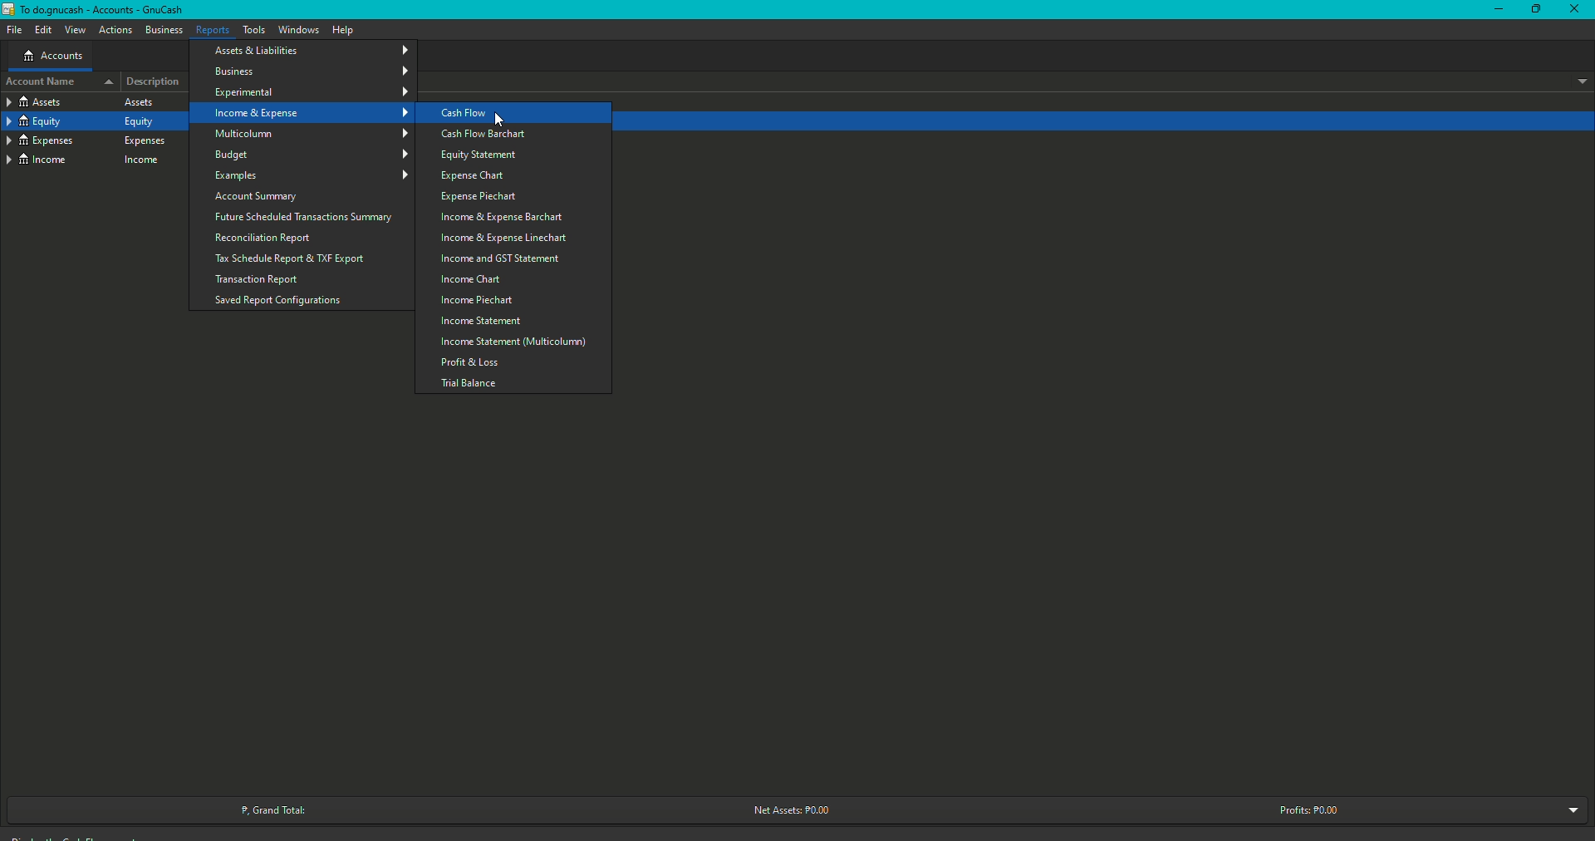  I want to click on Edit, so click(43, 30).